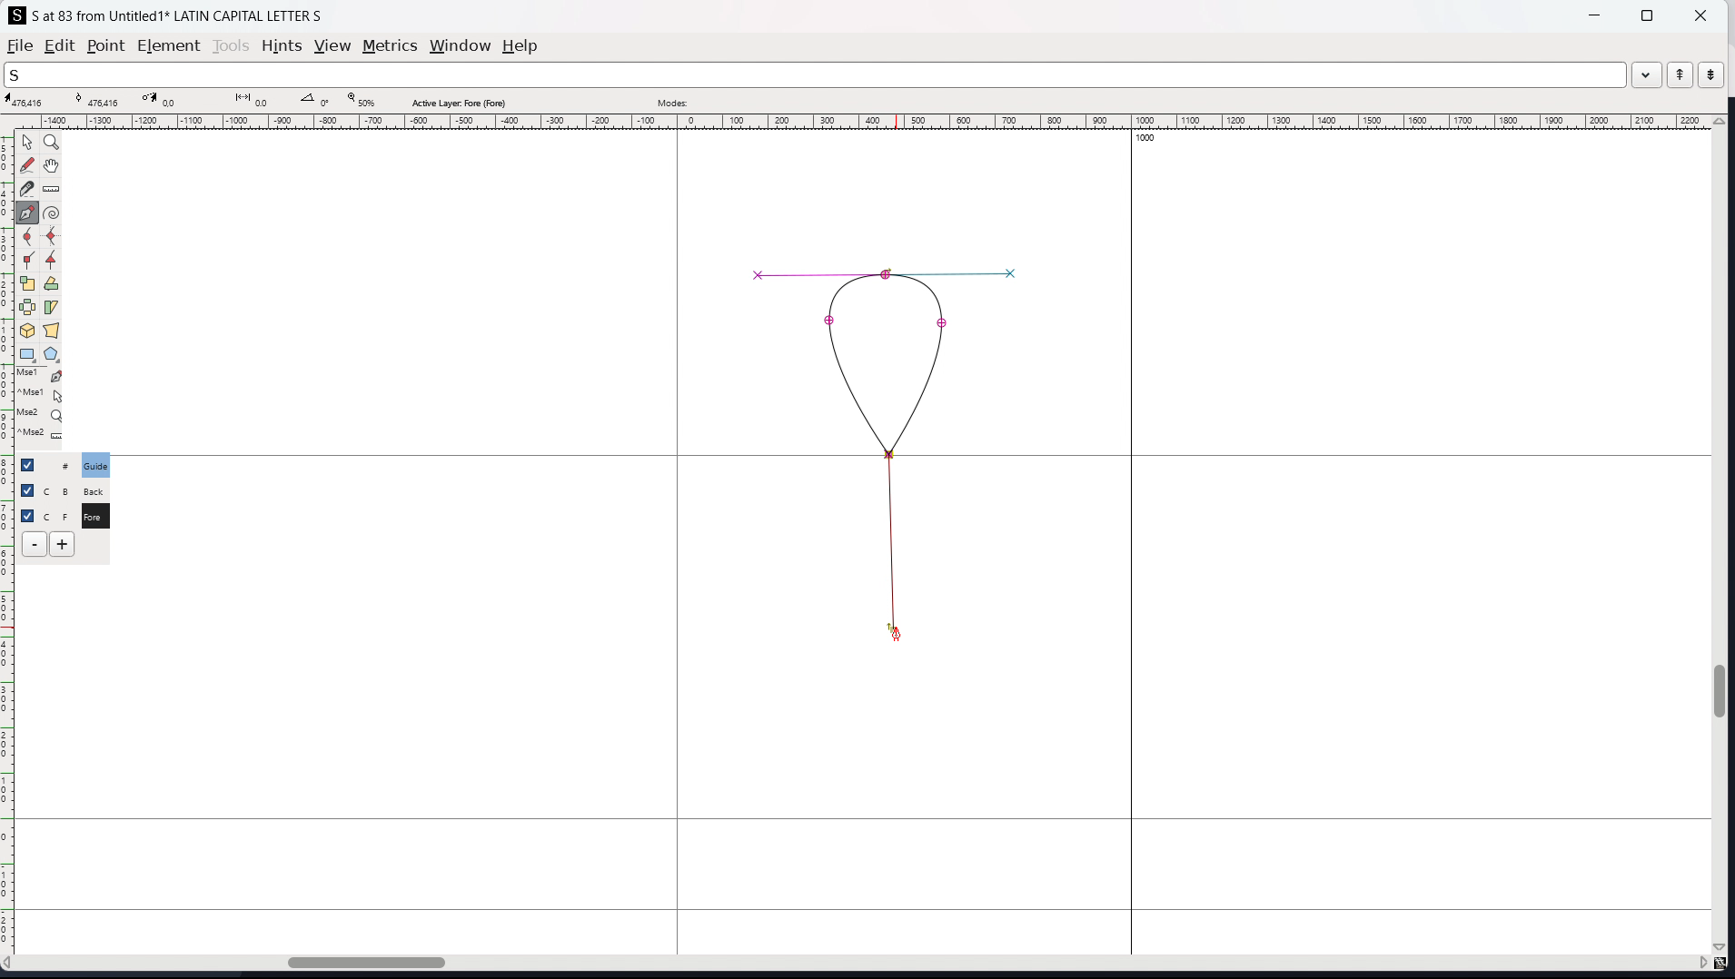 The height and width of the screenshot is (979, 1735). Describe the element at coordinates (17, 15) in the screenshot. I see `logo` at that location.